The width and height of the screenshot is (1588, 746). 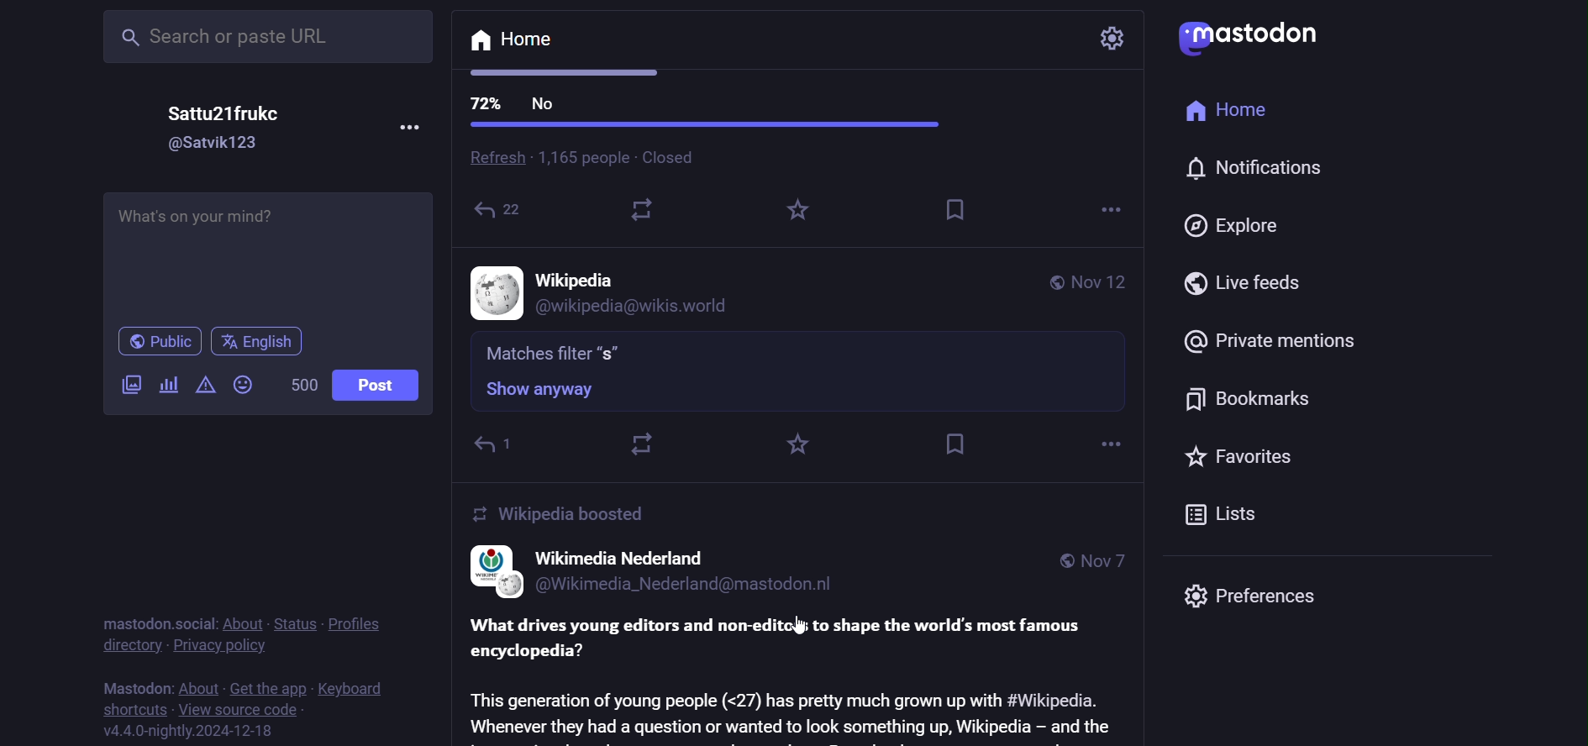 I want to click on @wikipedia@wikis.world, so click(x=649, y=307).